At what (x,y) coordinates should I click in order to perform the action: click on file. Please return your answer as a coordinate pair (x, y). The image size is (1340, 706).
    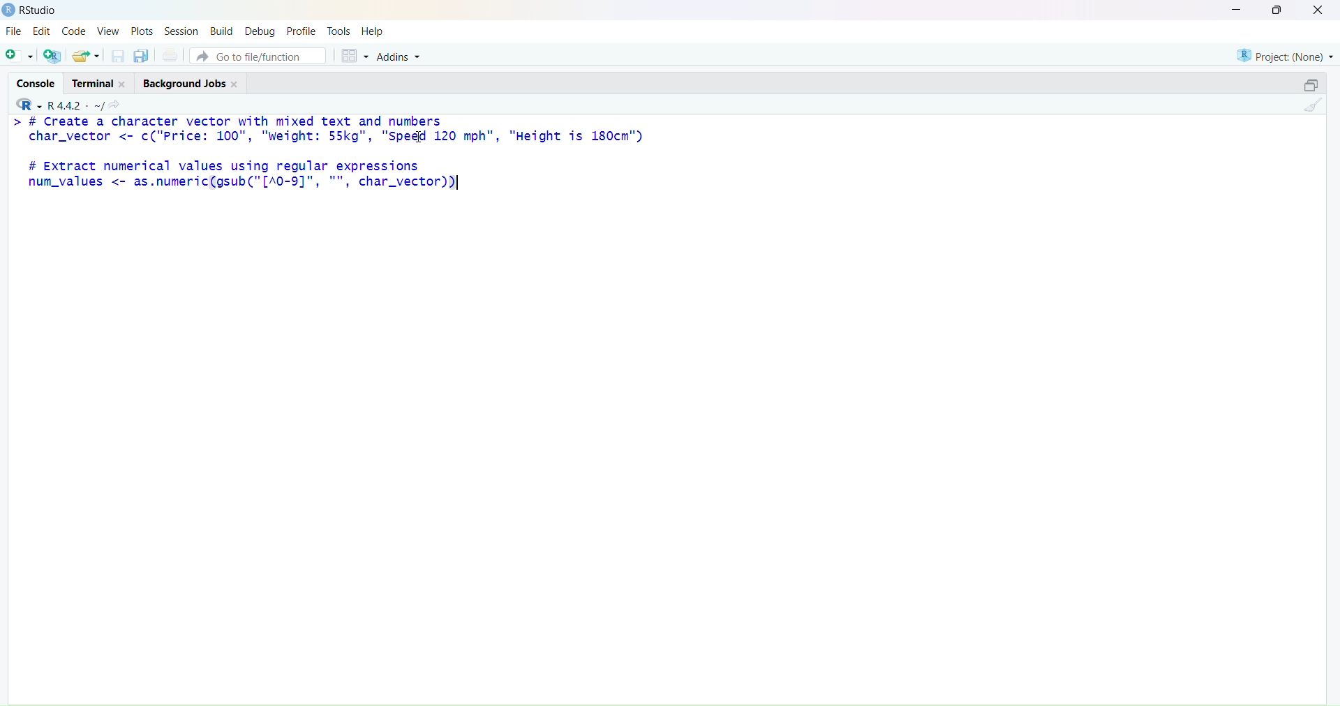
    Looking at the image, I should click on (14, 30).